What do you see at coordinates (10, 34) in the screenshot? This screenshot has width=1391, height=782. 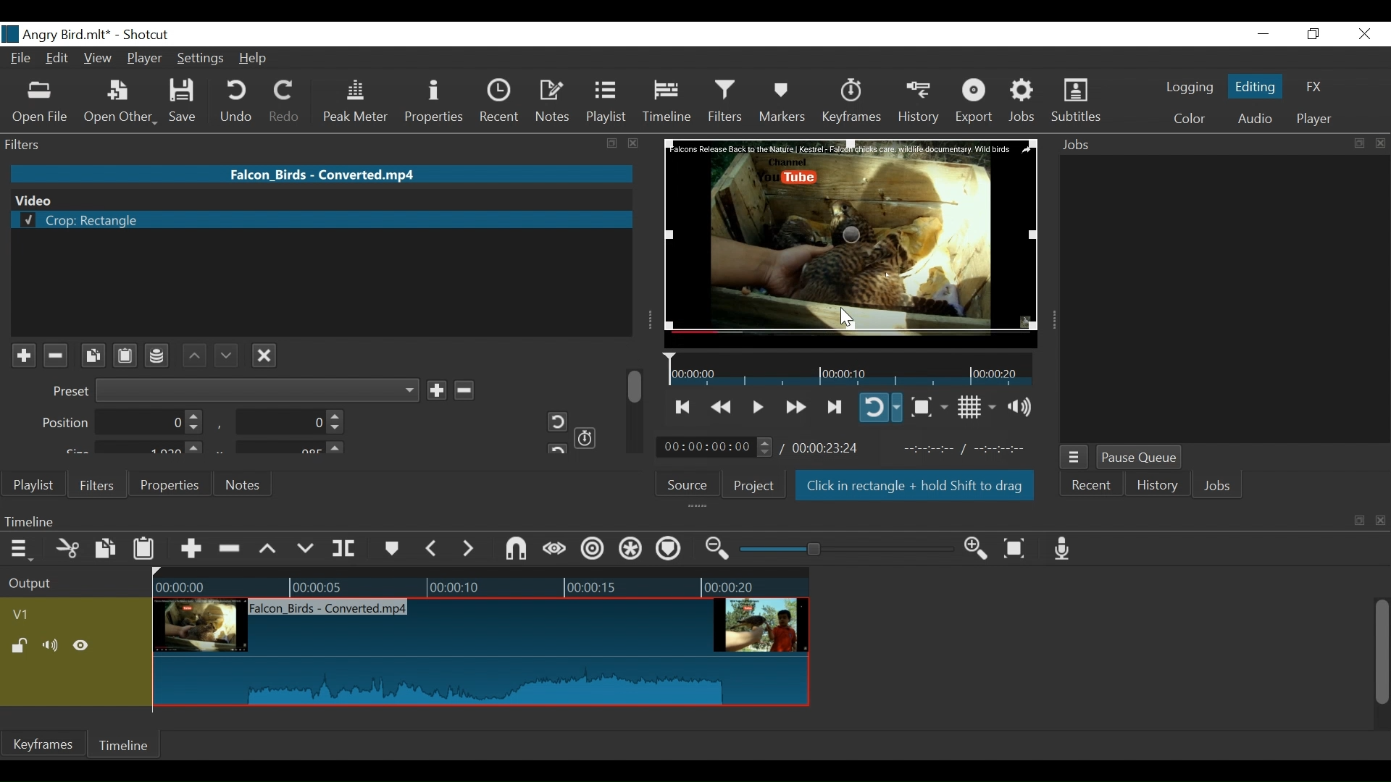 I see `logo` at bounding box center [10, 34].